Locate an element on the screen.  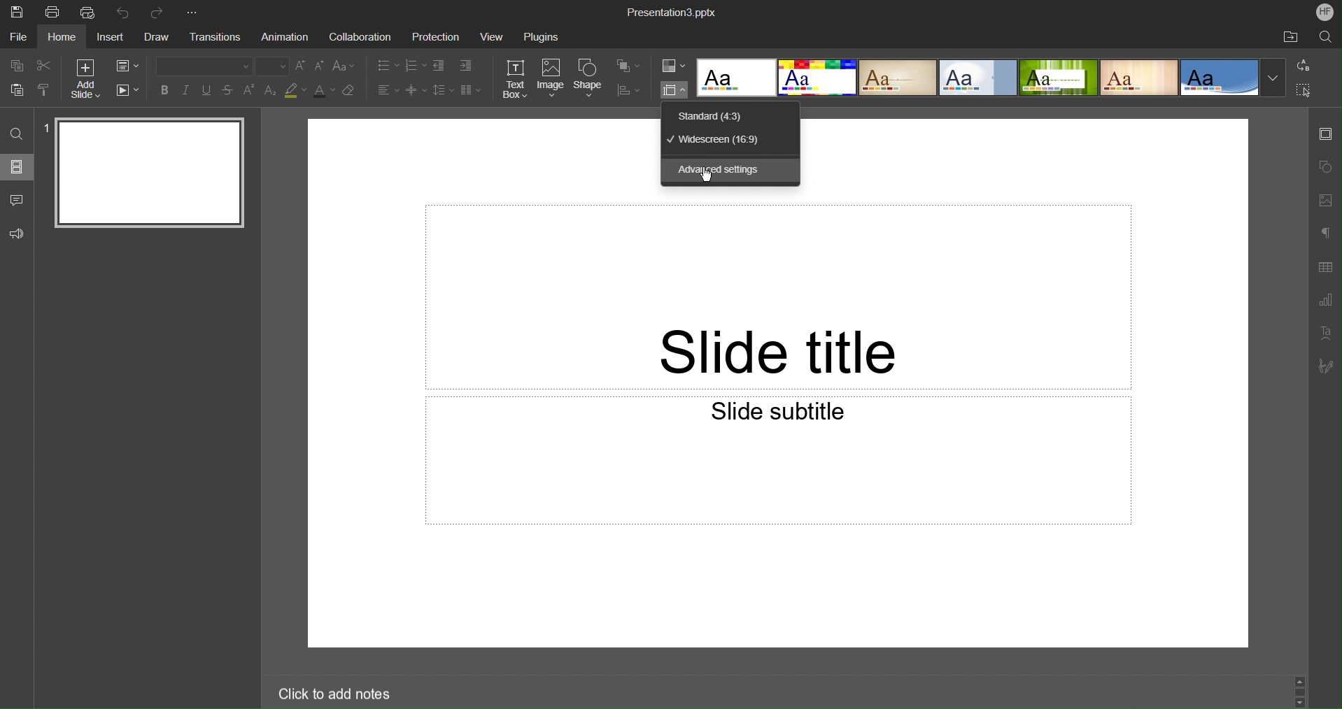
Add Slide is located at coordinates (83, 78).